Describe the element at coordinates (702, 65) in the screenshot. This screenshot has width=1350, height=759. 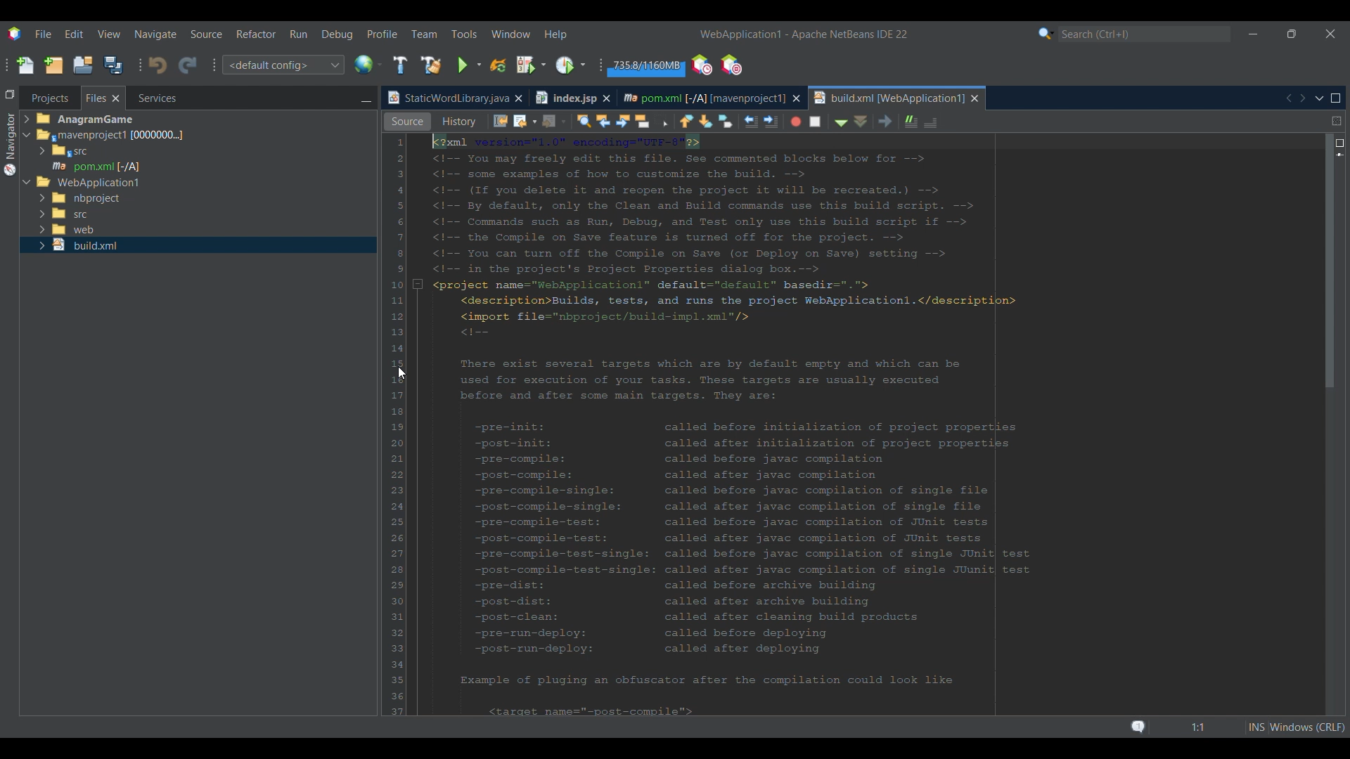
I see `Profile the IDE` at that location.